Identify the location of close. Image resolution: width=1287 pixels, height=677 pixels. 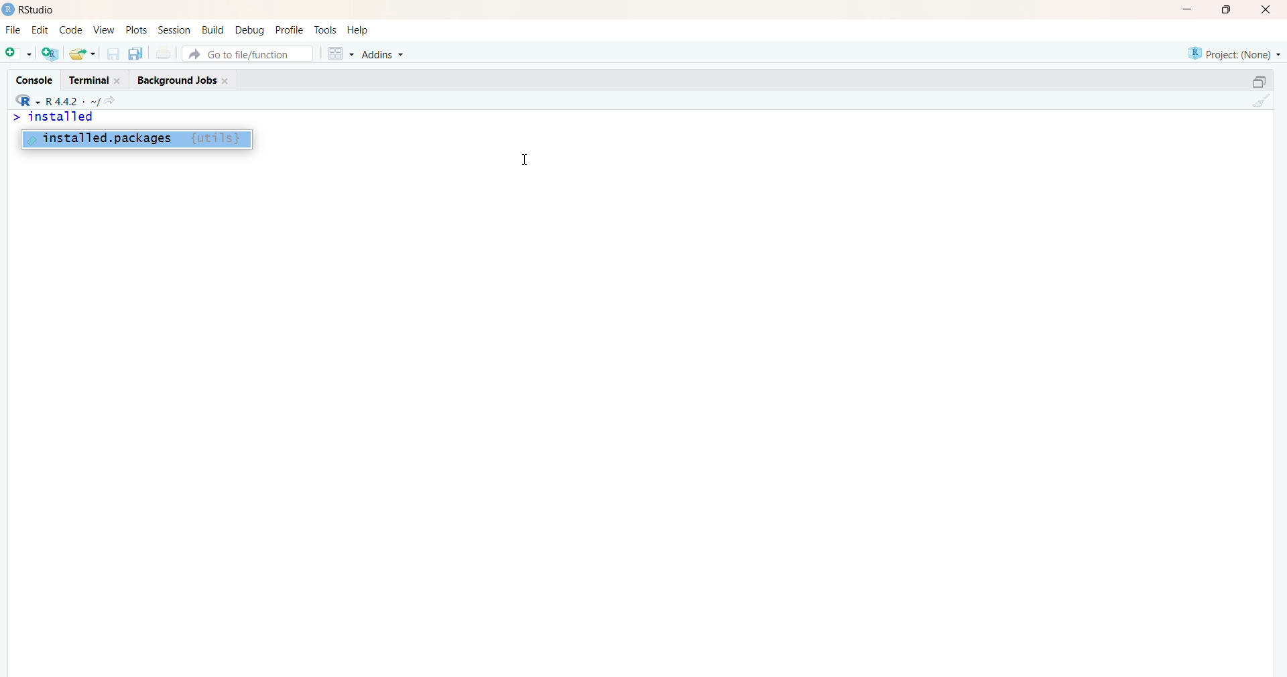
(1269, 9).